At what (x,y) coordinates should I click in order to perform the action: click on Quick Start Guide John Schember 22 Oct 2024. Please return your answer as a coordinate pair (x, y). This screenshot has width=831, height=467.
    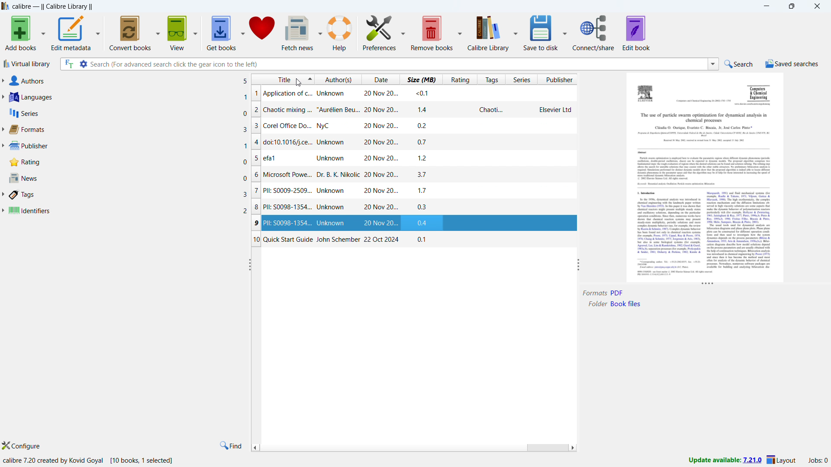
    Looking at the image, I should click on (334, 240).